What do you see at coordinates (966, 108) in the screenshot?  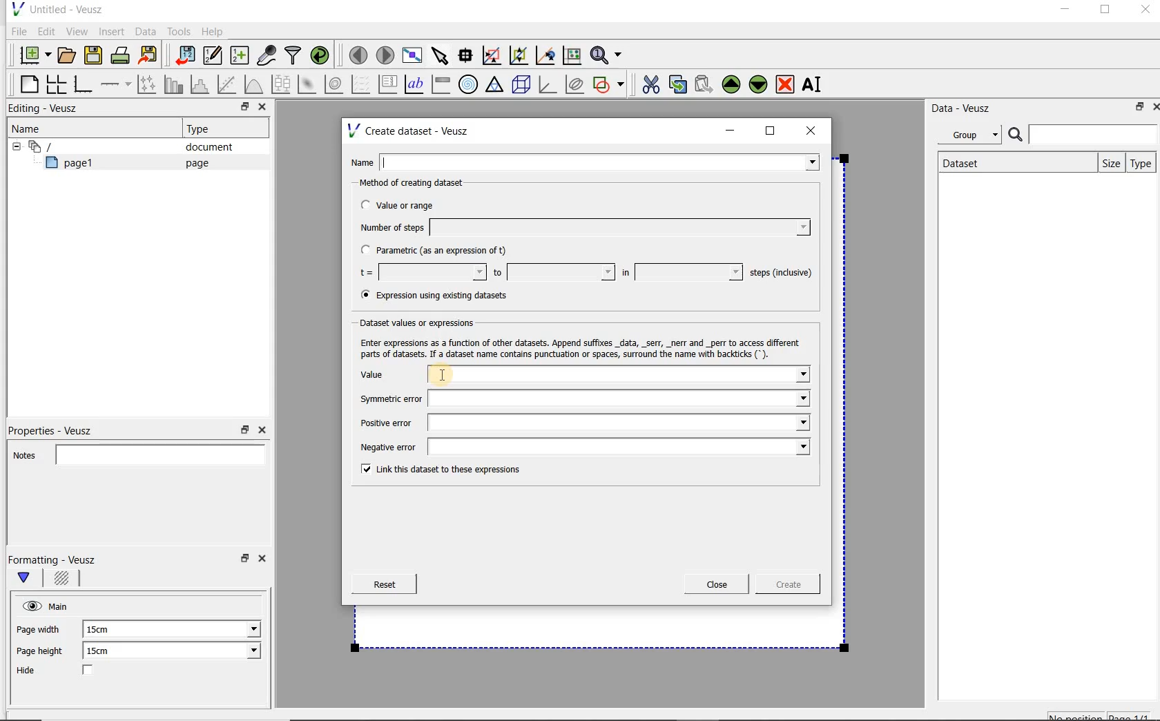 I see `Data - Veusz` at bounding box center [966, 108].